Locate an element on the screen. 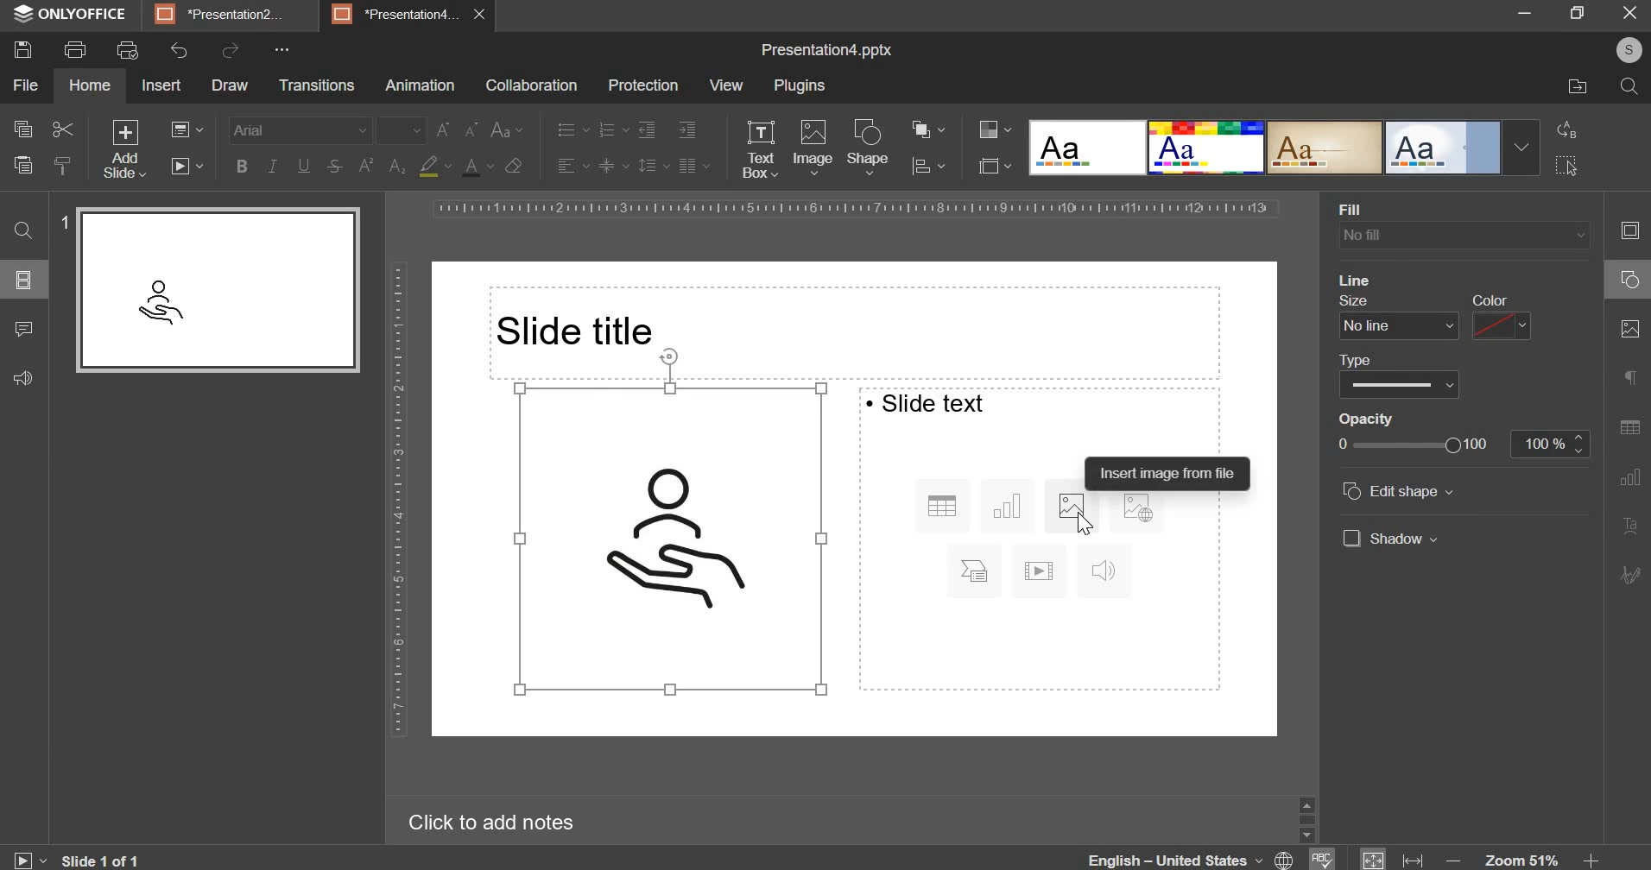 The height and width of the screenshot is (870, 1651). undo is located at coordinates (176, 52).